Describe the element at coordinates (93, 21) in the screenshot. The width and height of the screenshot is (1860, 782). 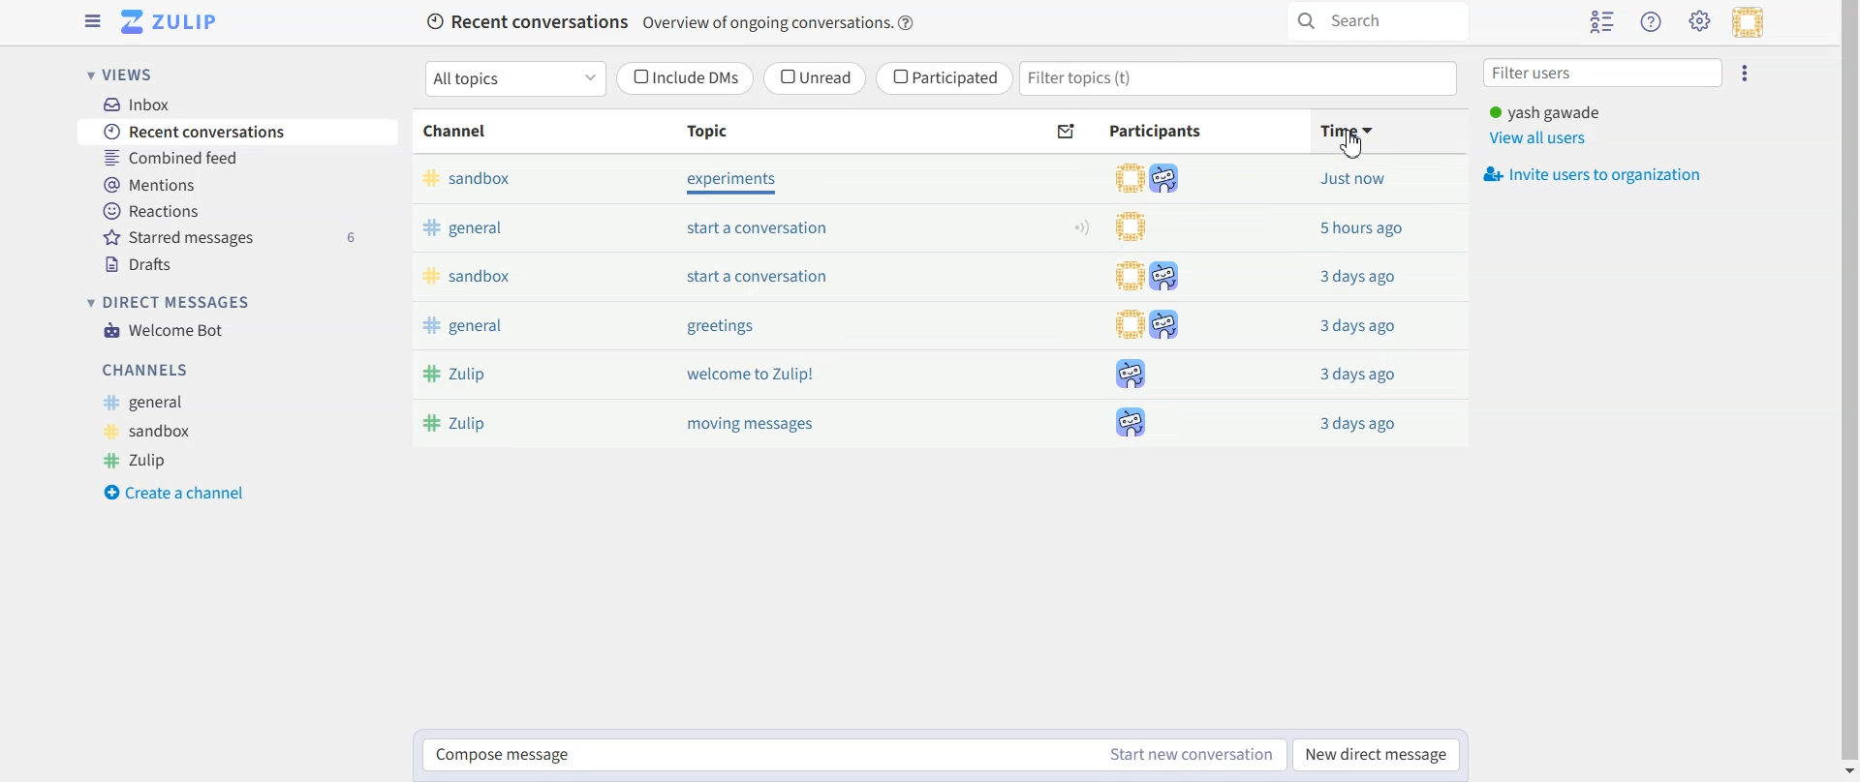
I see `Hide left sidebar` at that location.